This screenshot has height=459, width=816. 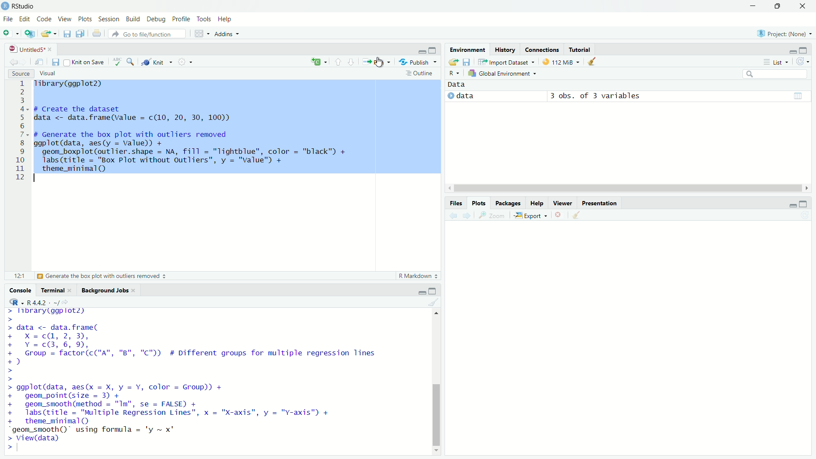 I want to click on clear, so click(x=434, y=302).